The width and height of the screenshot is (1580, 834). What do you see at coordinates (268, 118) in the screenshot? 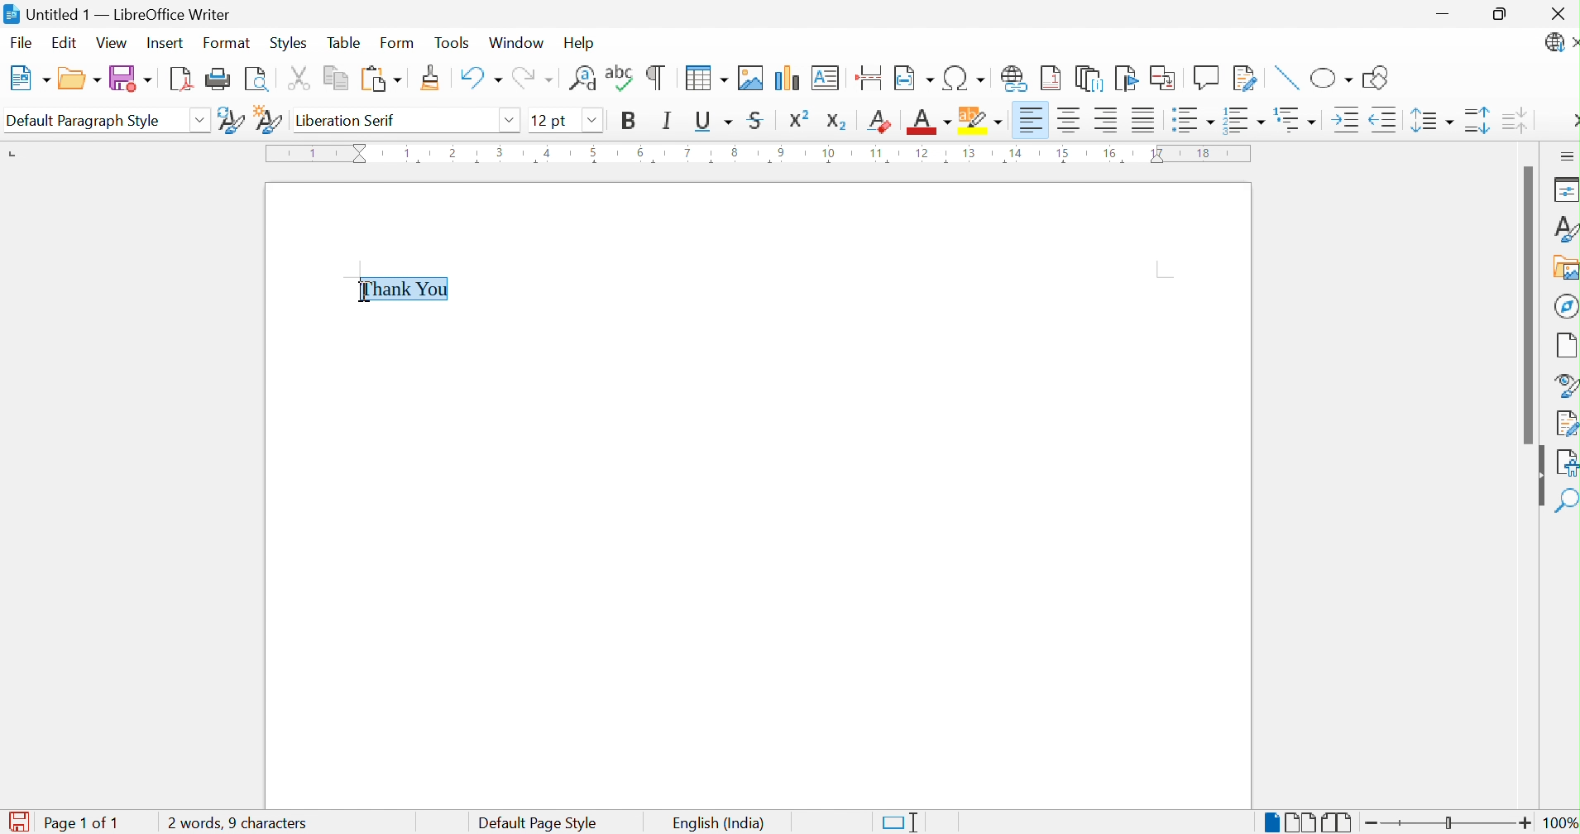
I see `New Style from Selection` at bounding box center [268, 118].